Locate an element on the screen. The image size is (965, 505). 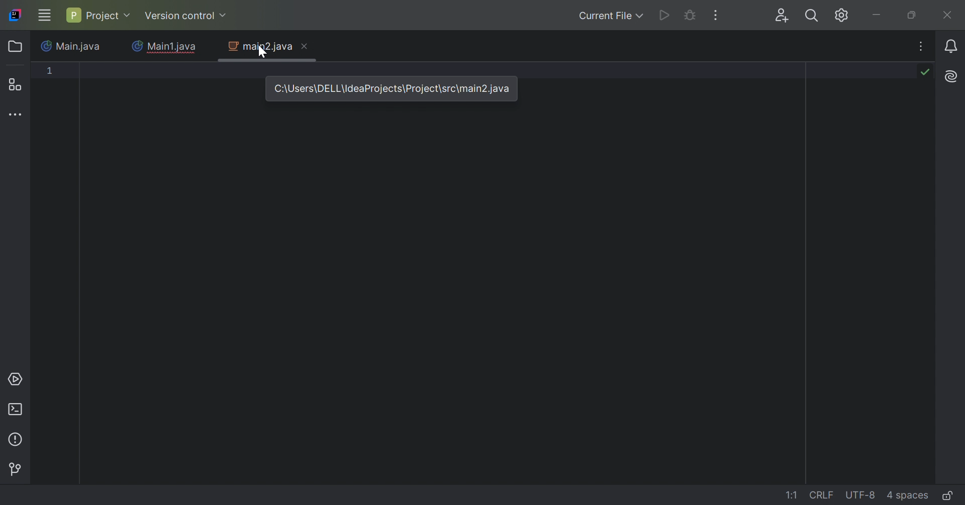
Close is located at coordinates (948, 15).